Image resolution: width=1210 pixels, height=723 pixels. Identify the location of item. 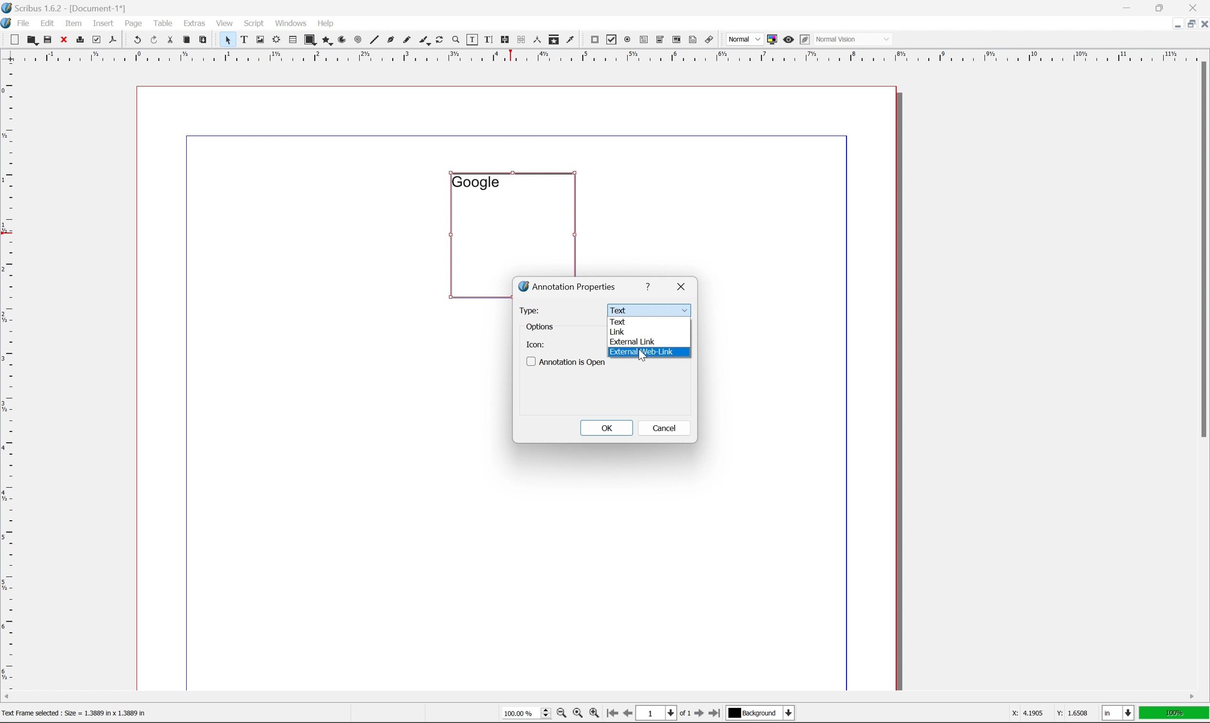
(76, 22).